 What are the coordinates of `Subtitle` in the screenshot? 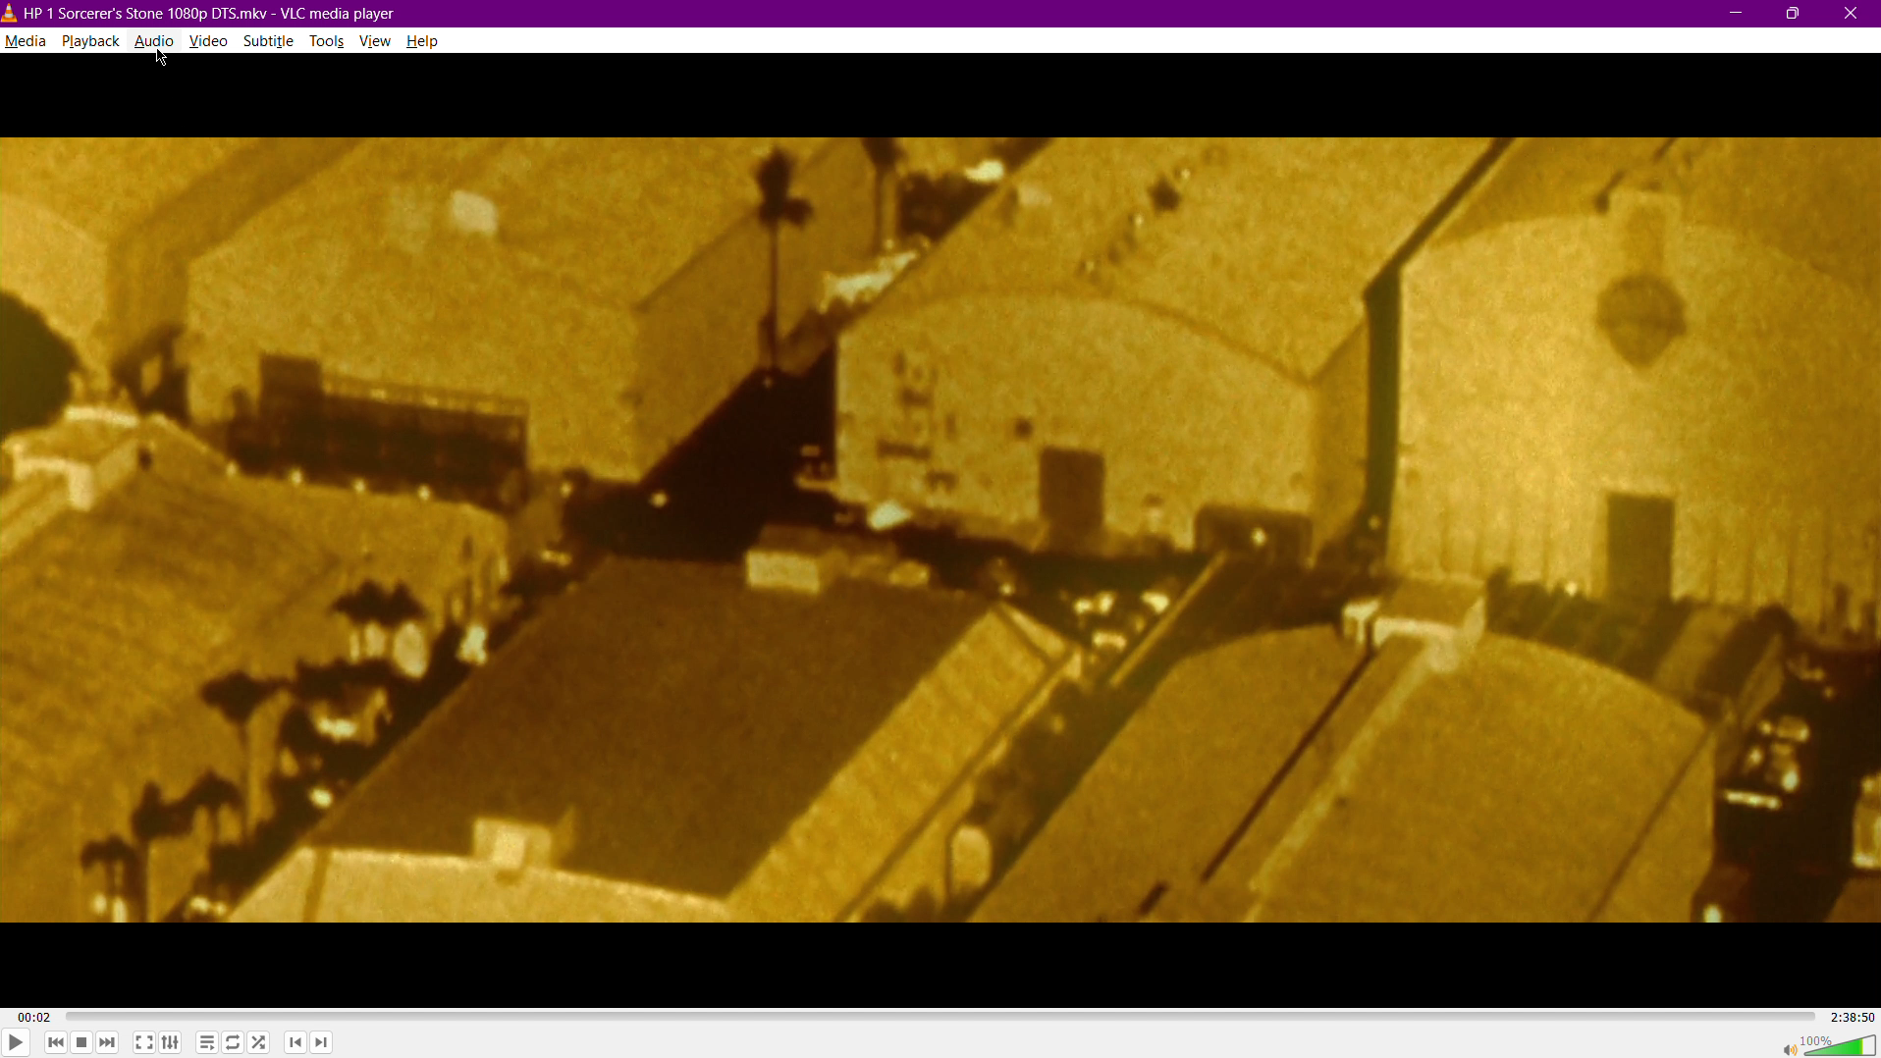 It's located at (271, 43).